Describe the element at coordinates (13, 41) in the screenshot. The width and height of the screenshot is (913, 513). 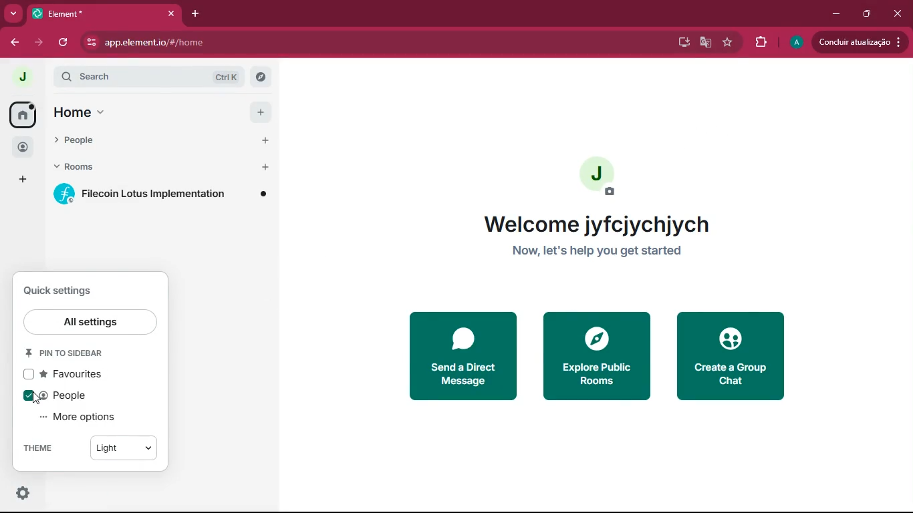
I see `back` at that location.